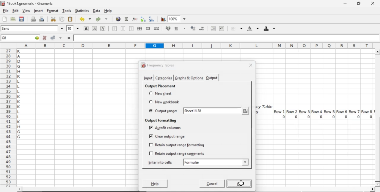 This screenshot has width=380, height=192. Describe the element at coordinates (71, 19) in the screenshot. I see `paste` at that location.